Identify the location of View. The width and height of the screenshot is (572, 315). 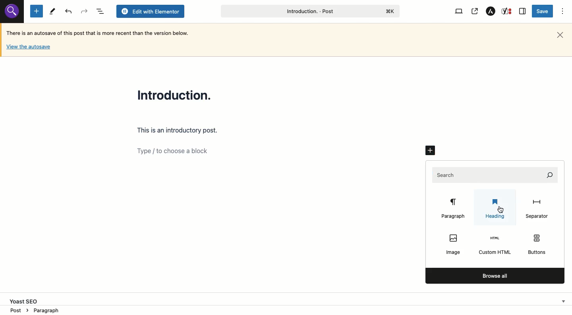
(460, 12).